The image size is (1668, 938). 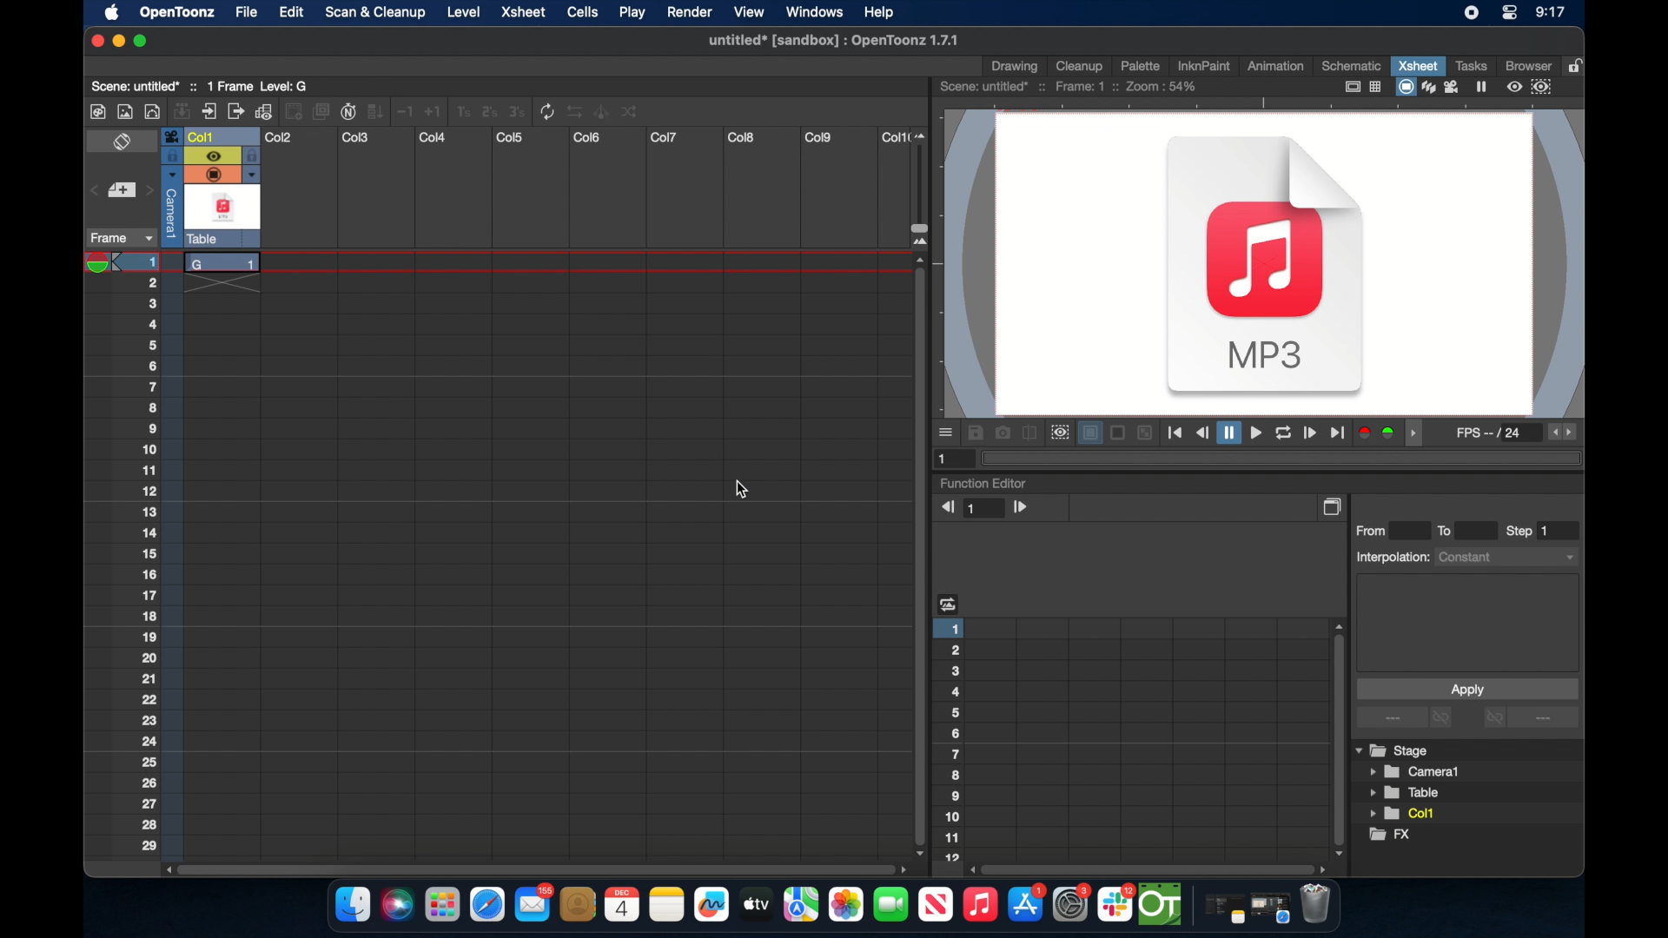 What do you see at coordinates (979, 905) in the screenshot?
I see `music` at bounding box center [979, 905].